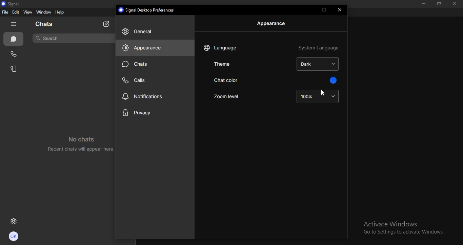  Describe the element at coordinates (456, 4) in the screenshot. I see `close` at that location.